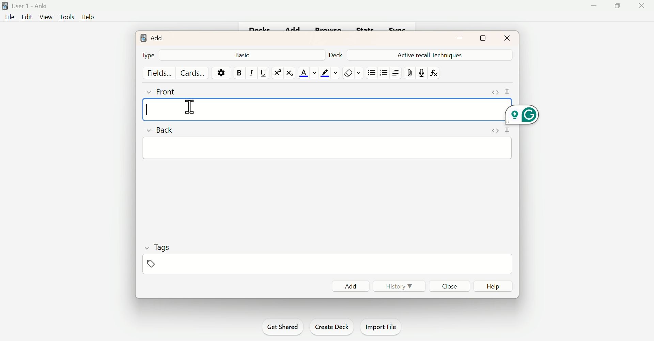  I want to click on Unorganised List, so click(372, 72).